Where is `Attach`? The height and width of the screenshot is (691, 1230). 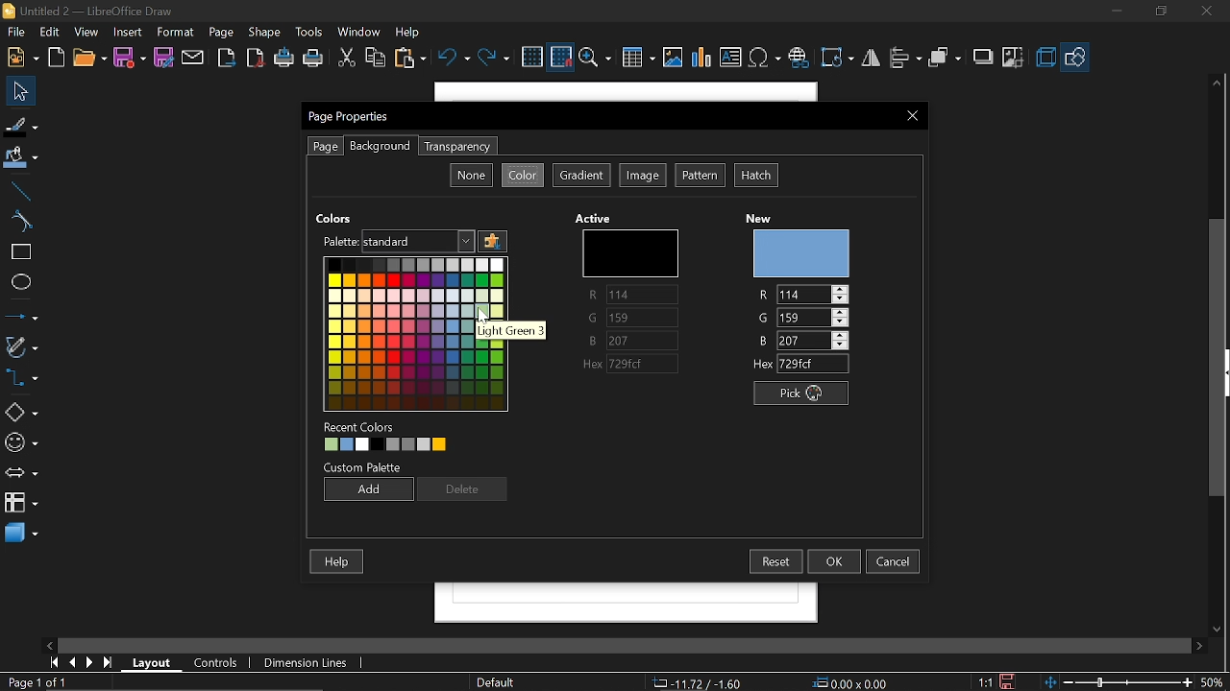
Attach is located at coordinates (194, 57).